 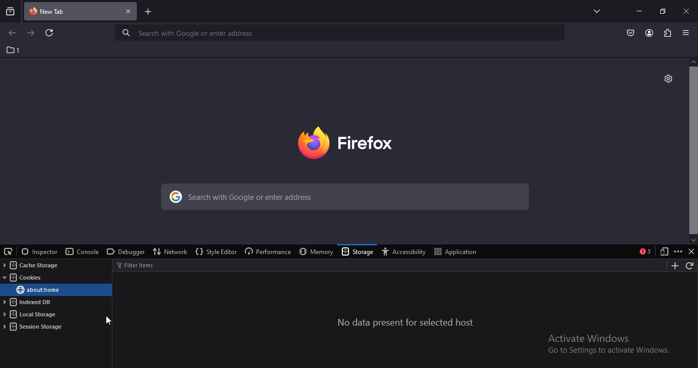 I want to click on no data present for selected host, so click(x=406, y=323).